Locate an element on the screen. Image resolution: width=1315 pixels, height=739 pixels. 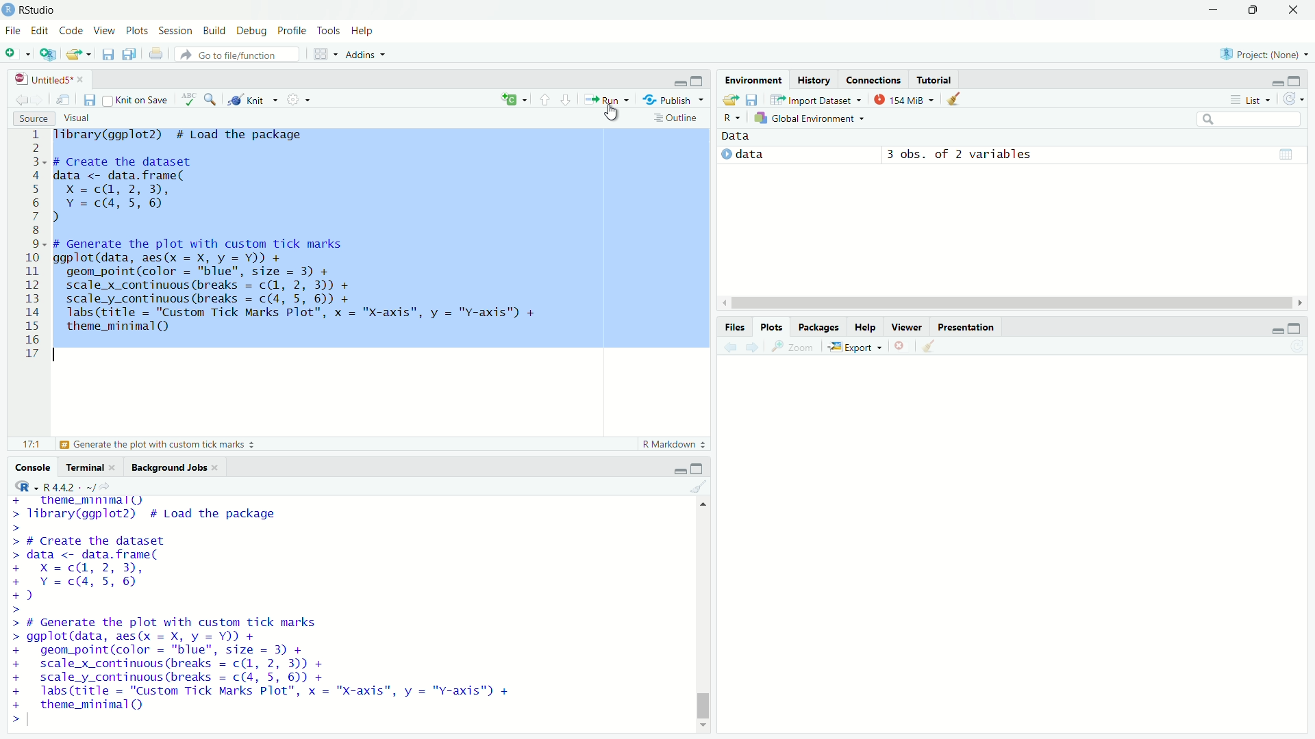
plots is located at coordinates (772, 326).